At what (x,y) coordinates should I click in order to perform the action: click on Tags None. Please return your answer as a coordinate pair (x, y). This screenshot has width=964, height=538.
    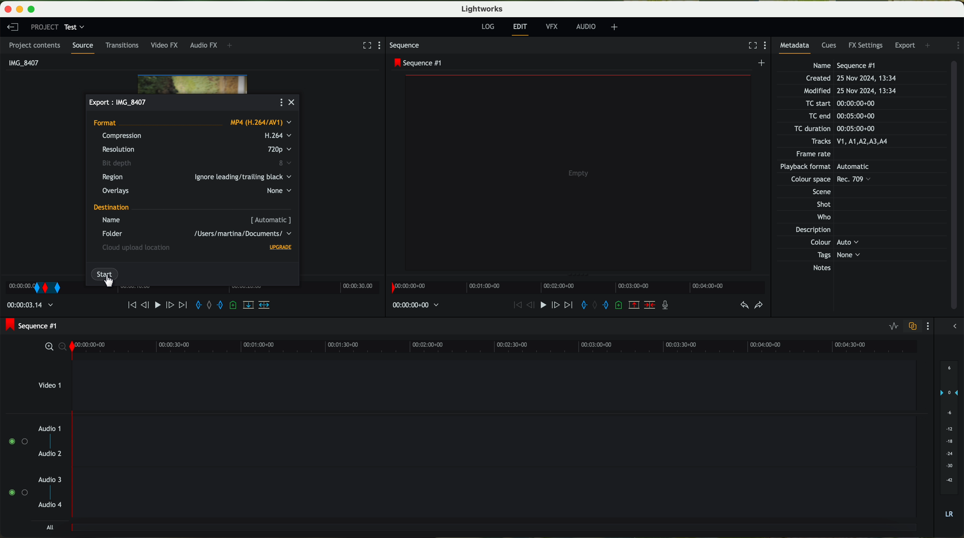
    Looking at the image, I should click on (836, 255).